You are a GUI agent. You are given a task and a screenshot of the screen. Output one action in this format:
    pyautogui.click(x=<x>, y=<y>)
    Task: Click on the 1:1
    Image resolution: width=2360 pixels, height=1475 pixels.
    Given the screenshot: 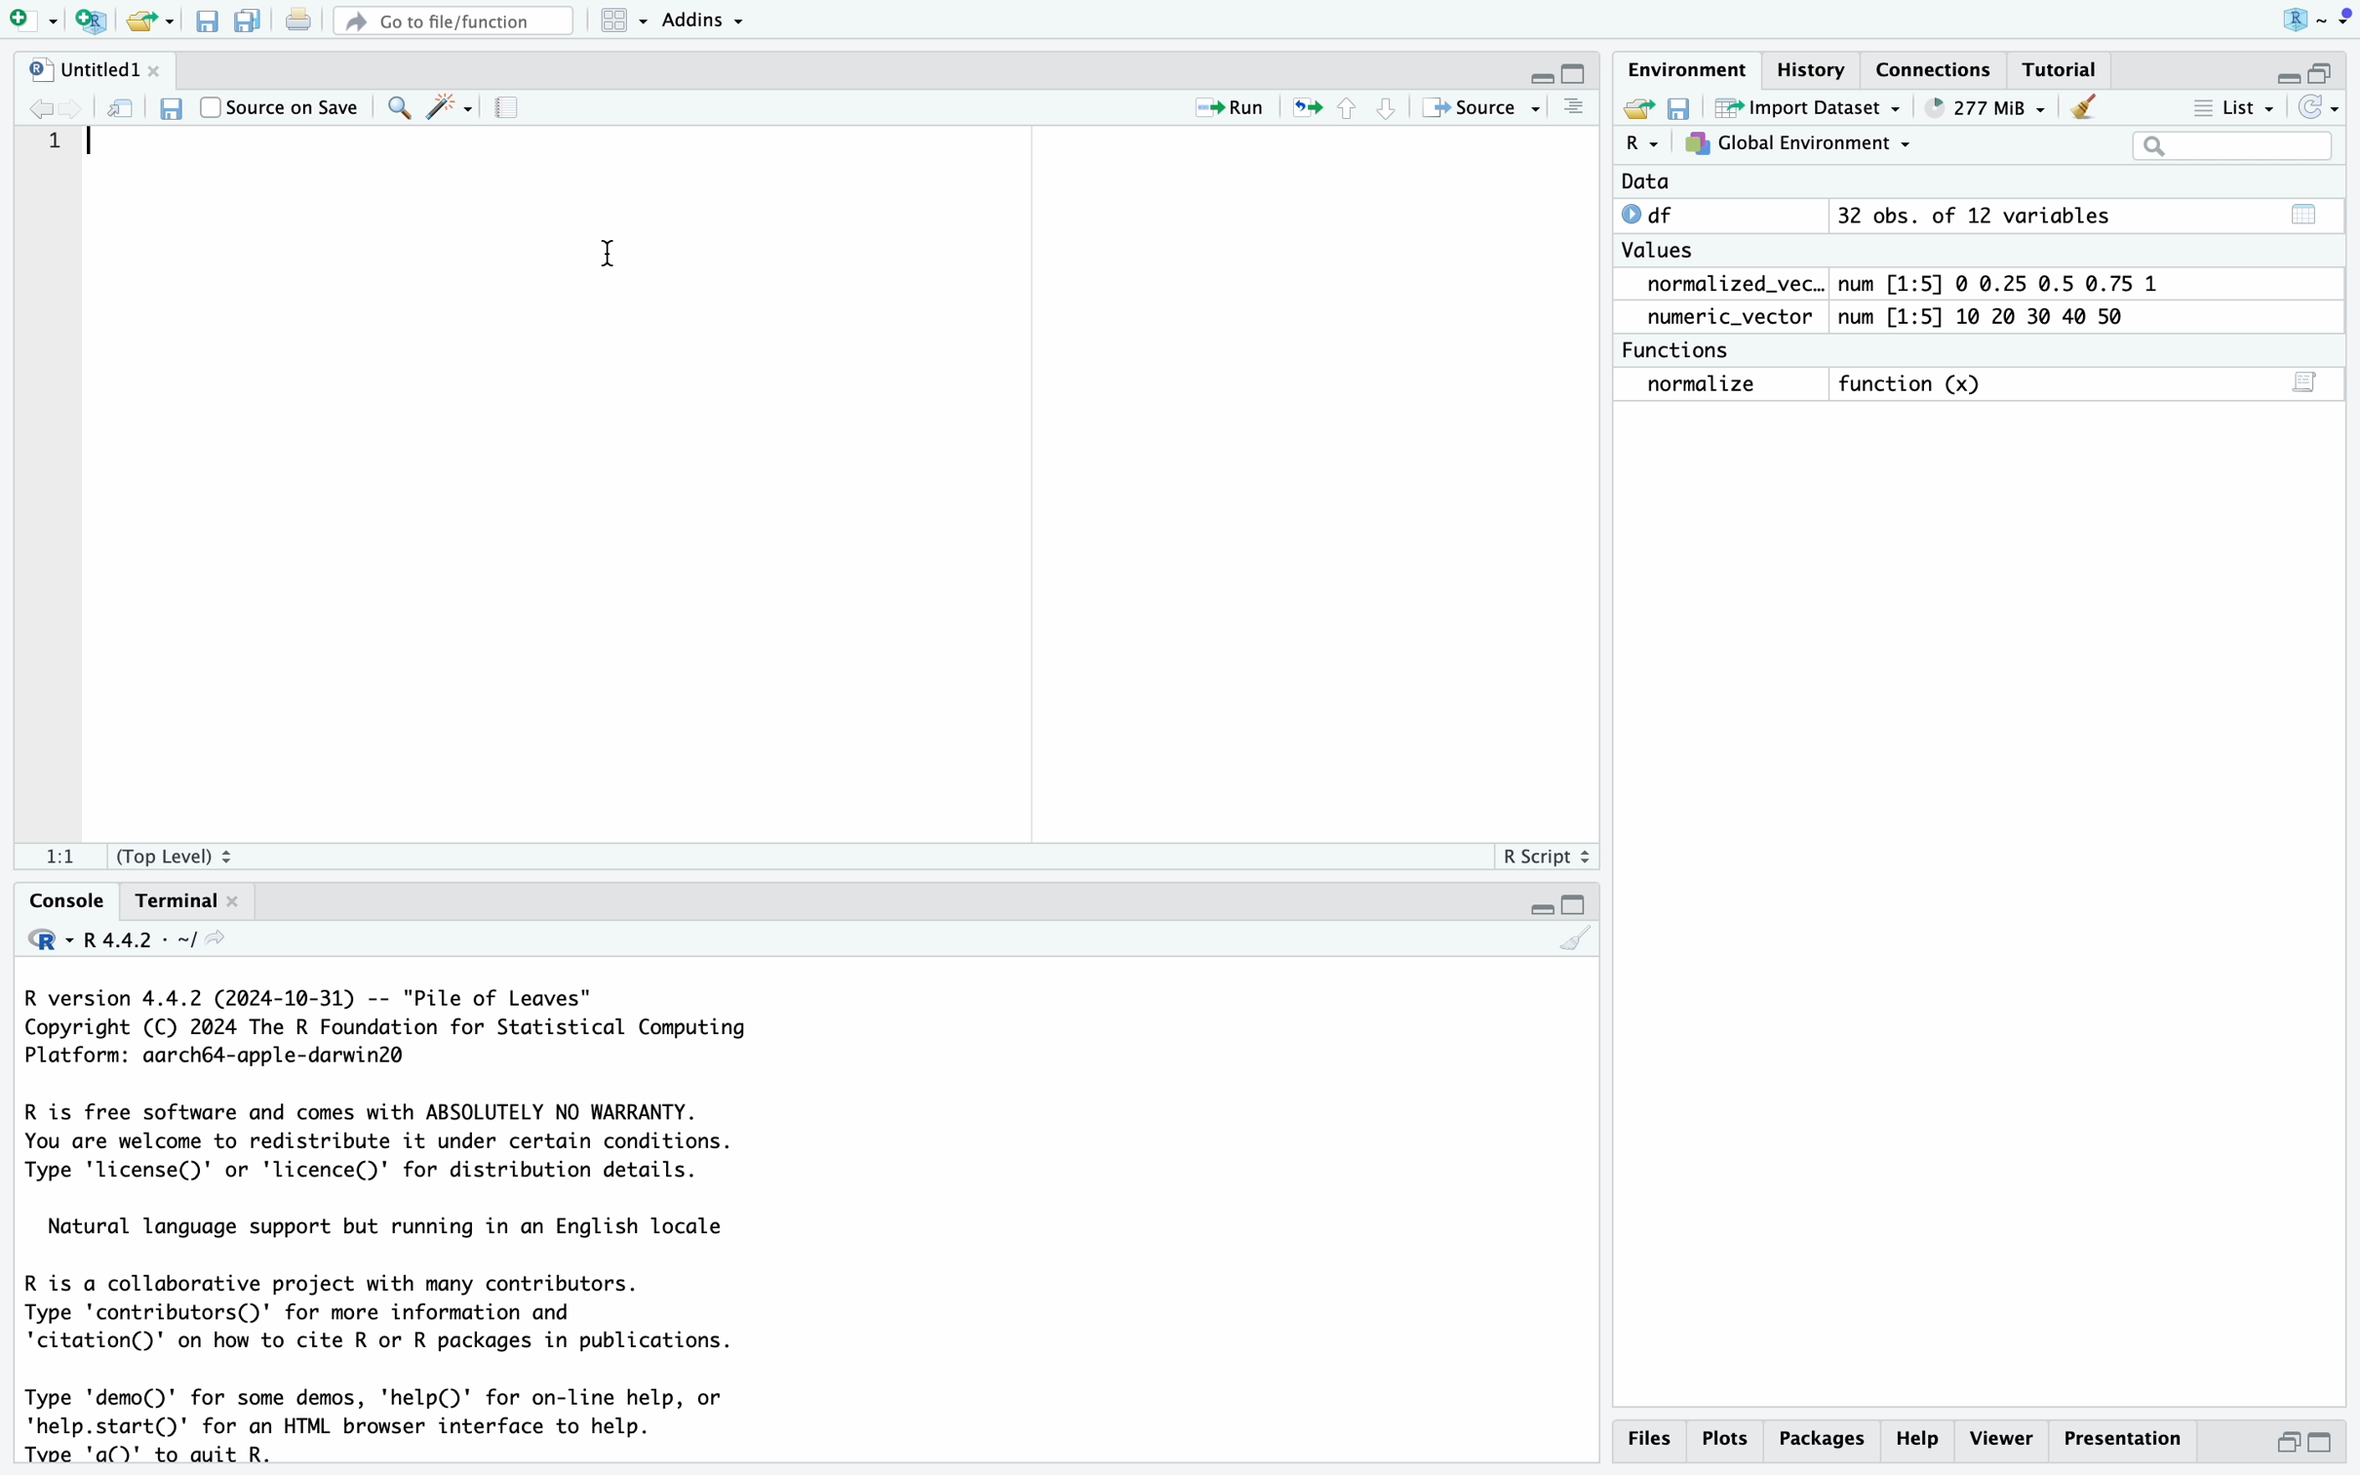 What is the action you would take?
    pyautogui.click(x=49, y=856)
    